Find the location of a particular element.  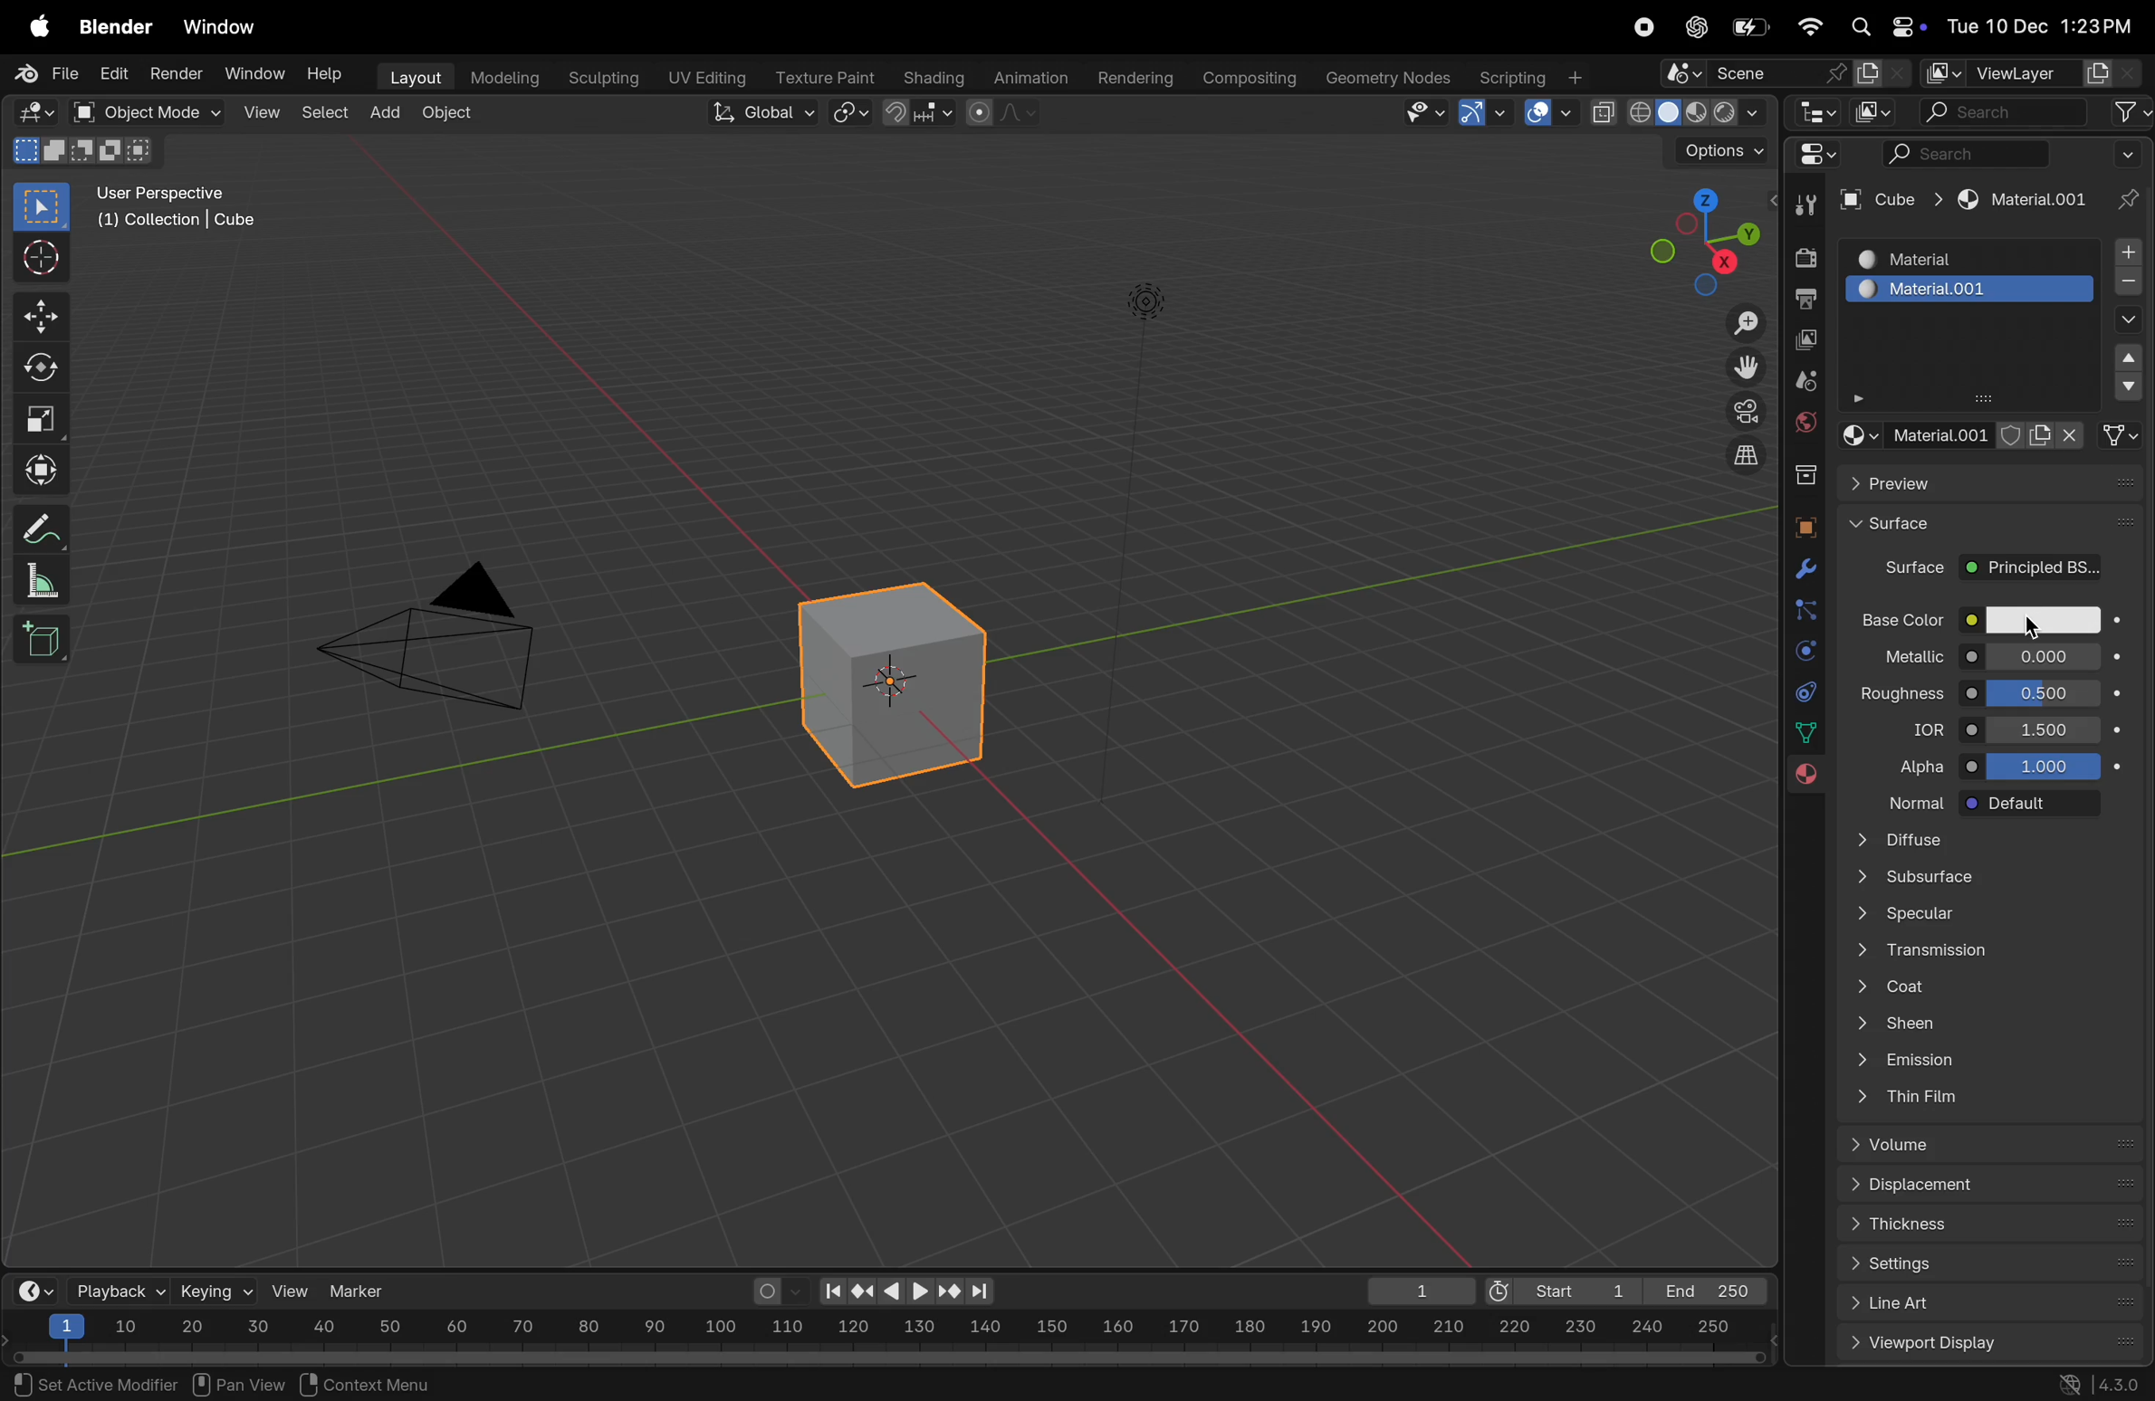

Search is located at coordinates (1964, 153).